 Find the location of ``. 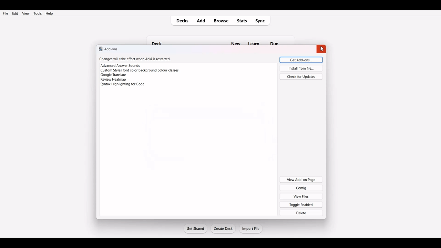

 is located at coordinates (278, 40).